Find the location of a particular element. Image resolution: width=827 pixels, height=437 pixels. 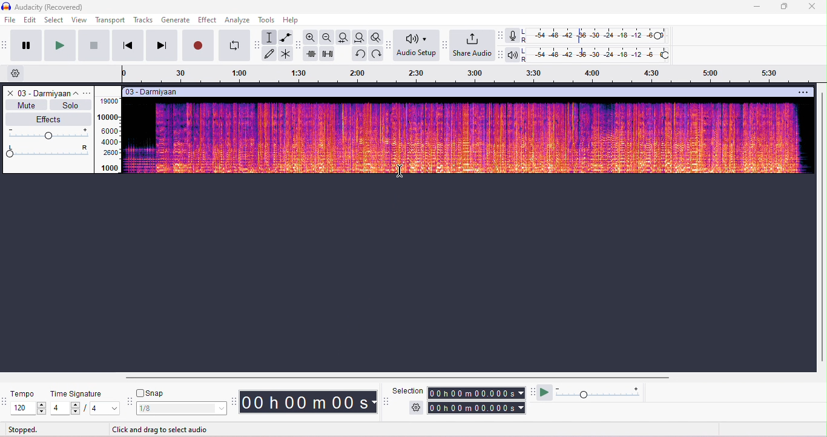

play is located at coordinates (59, 45).